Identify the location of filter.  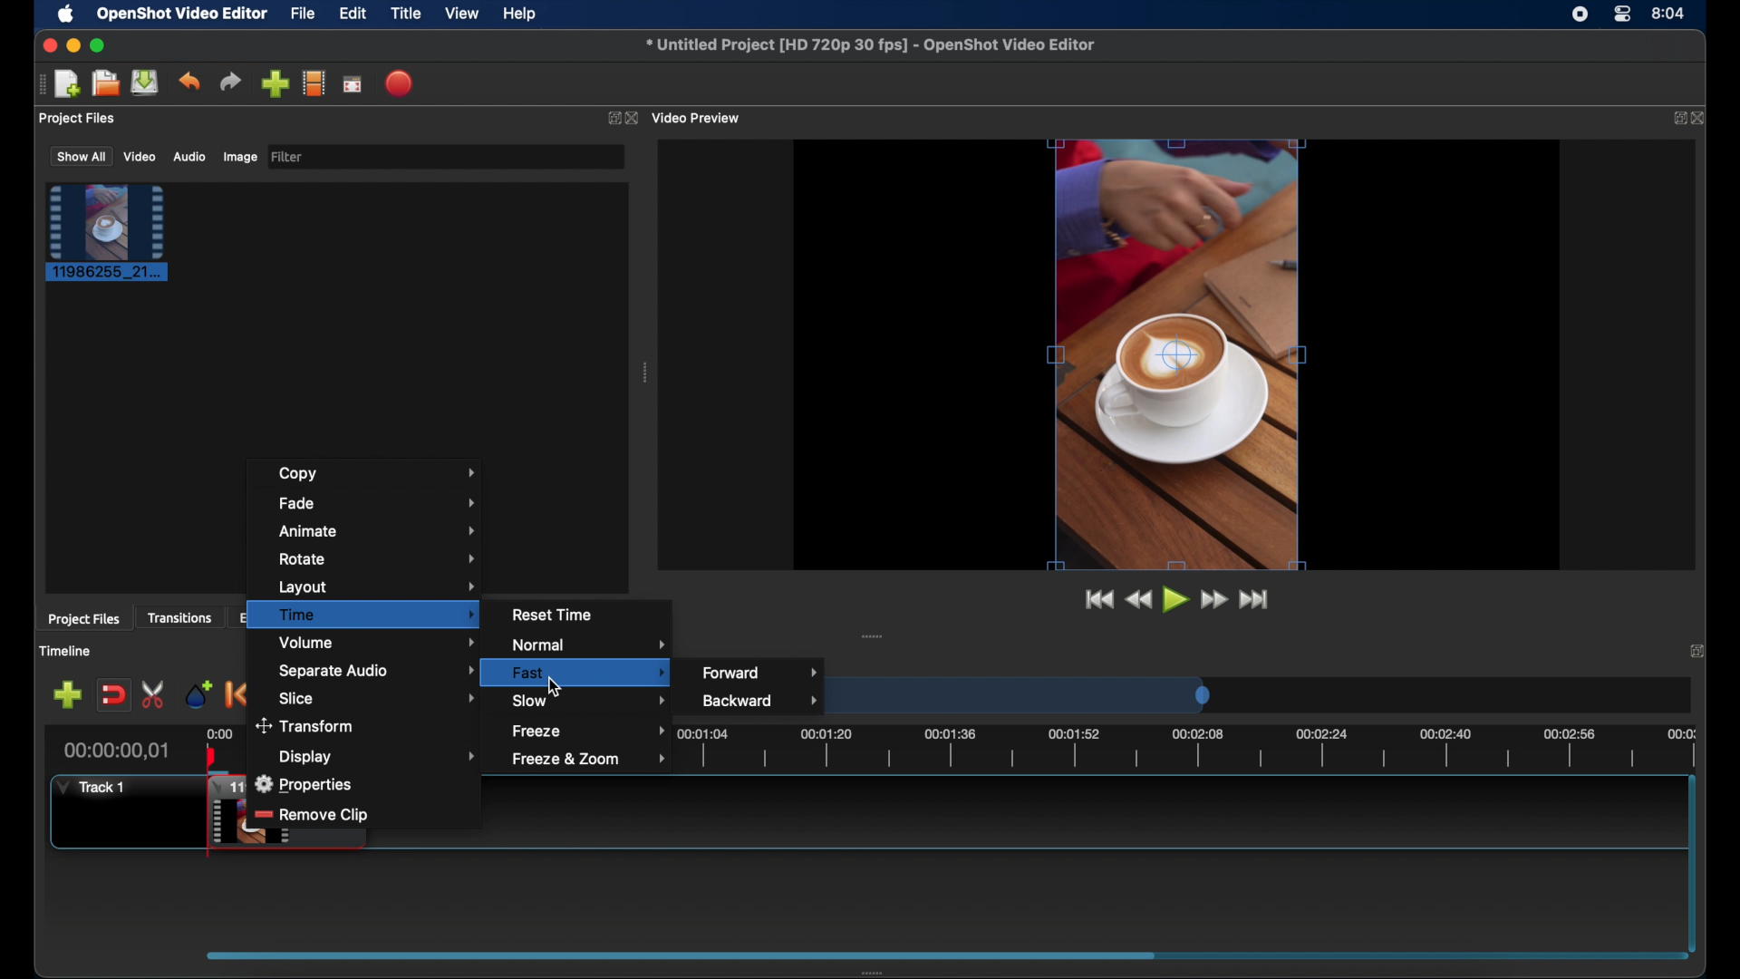
(288, 157).